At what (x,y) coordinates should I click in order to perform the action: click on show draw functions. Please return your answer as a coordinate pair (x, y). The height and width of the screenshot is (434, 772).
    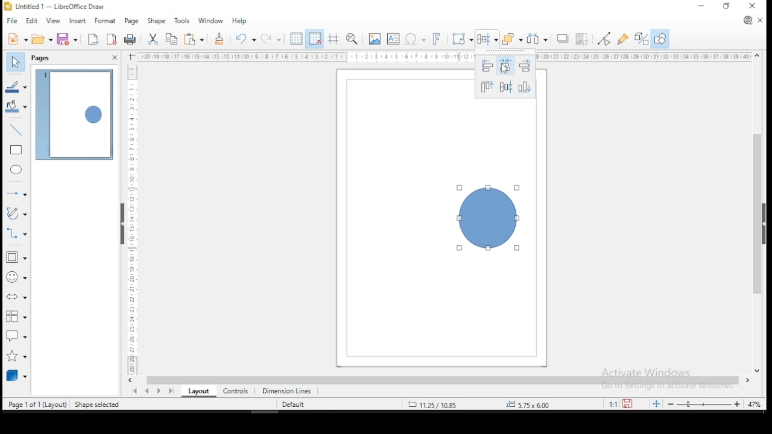
    Looking at the image, I should click on (660, 39).